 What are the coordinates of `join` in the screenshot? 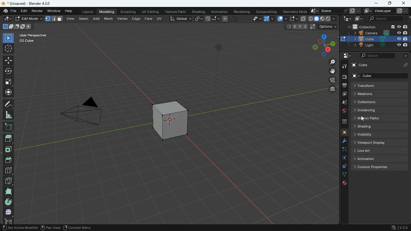 It's located at (213, 19).